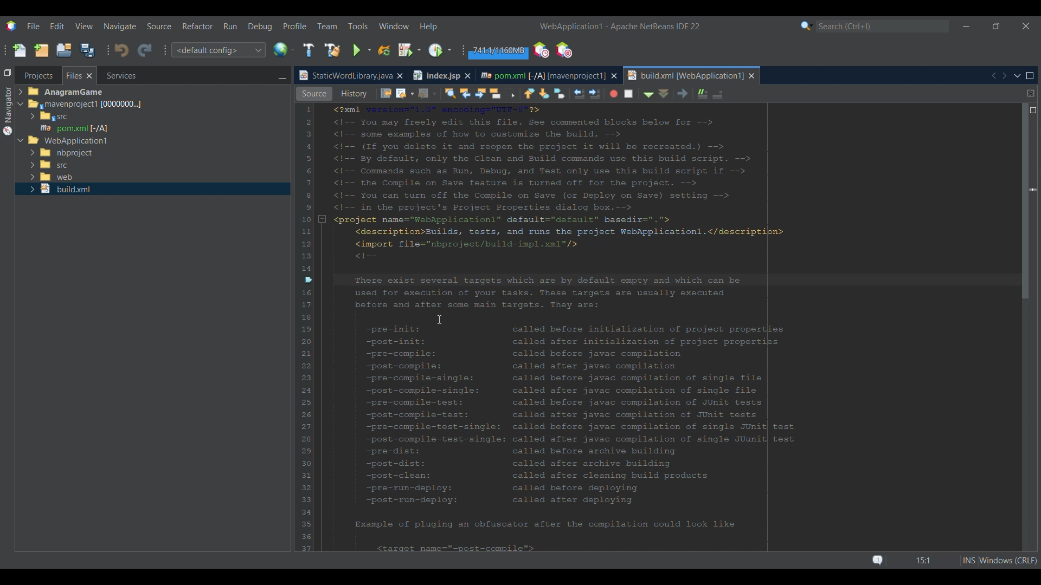 The image size is (1041, 585). What do you see at coordinates (19, 50) in the screenshot?
I see `New file` at bounding box center [19, 50].